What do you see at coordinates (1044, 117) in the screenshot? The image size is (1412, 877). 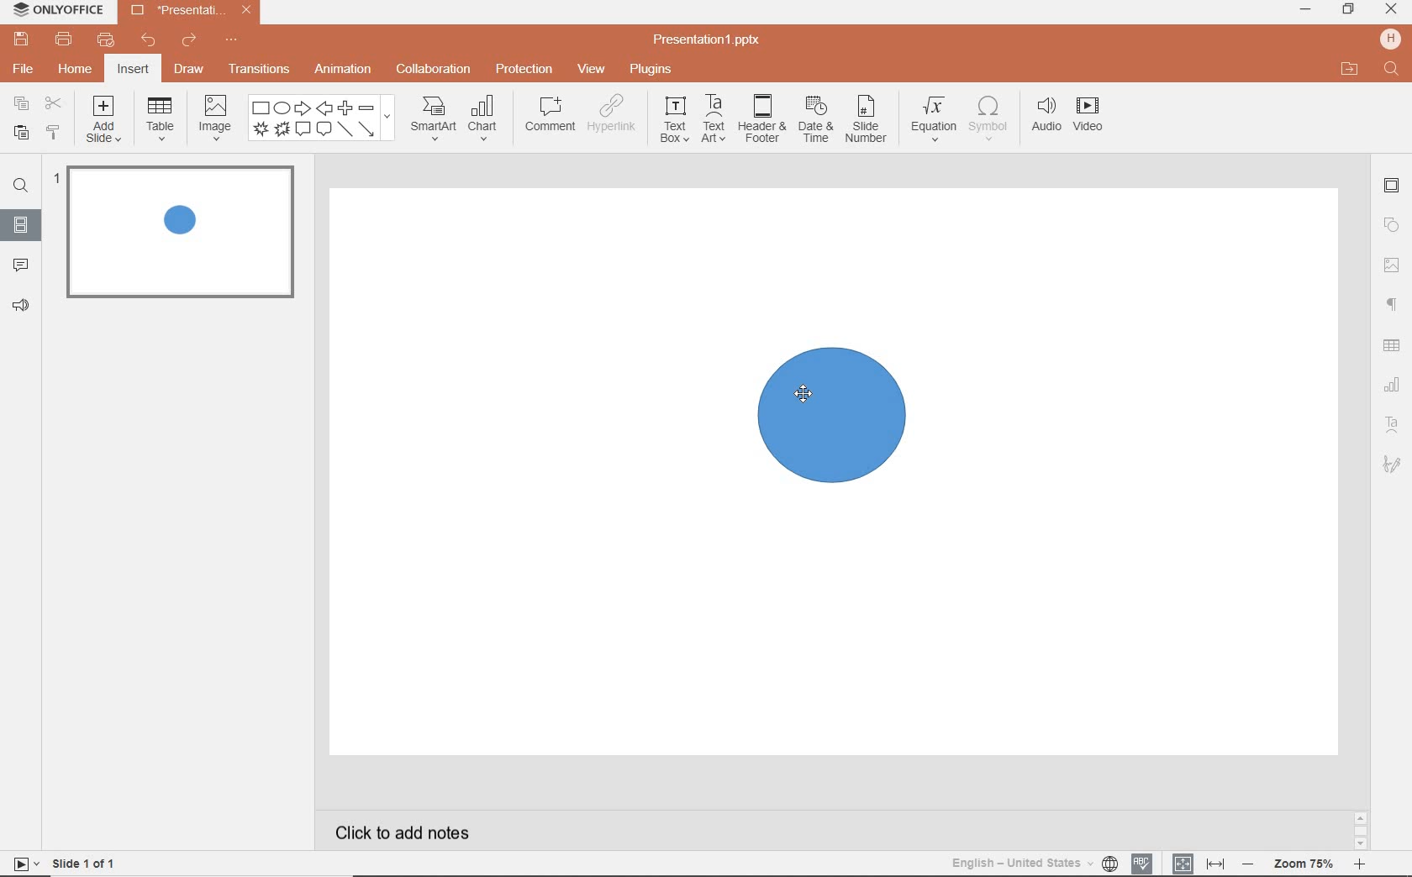 I see `audio` at bounding box center [1044, 117].